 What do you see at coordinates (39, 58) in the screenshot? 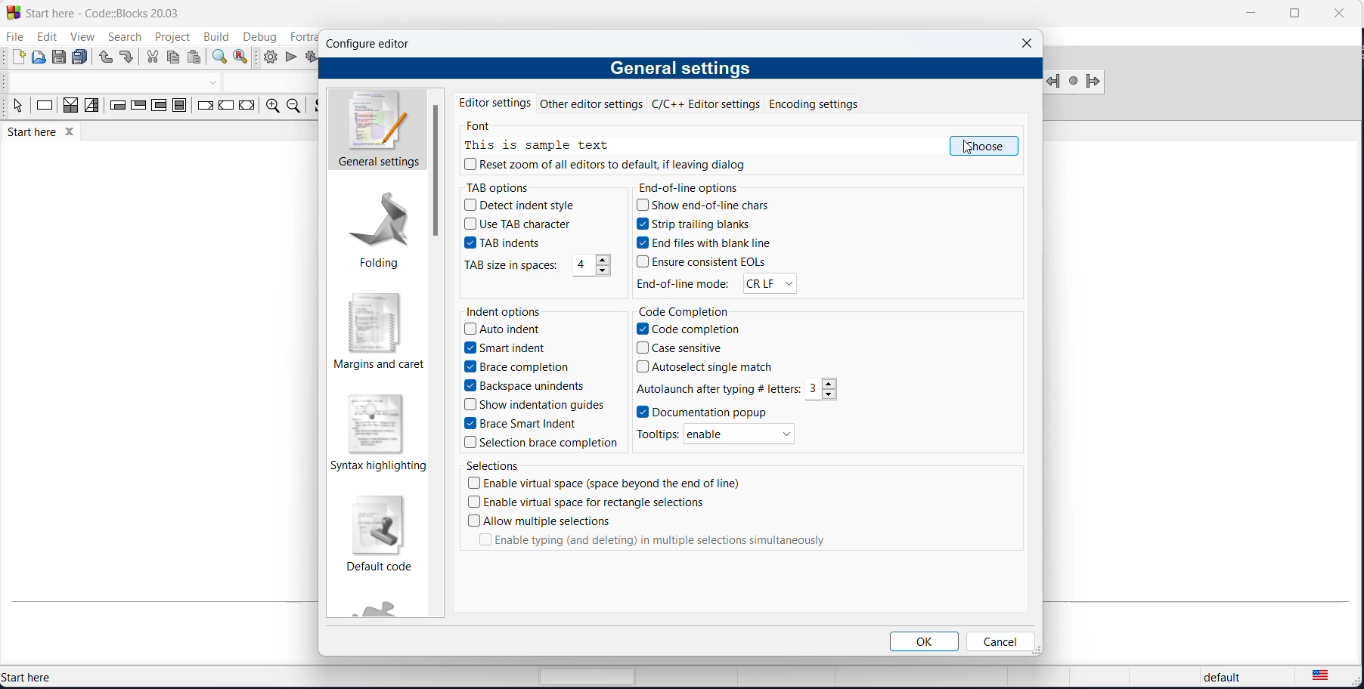
I see `open` at bounding box center [39, 58].